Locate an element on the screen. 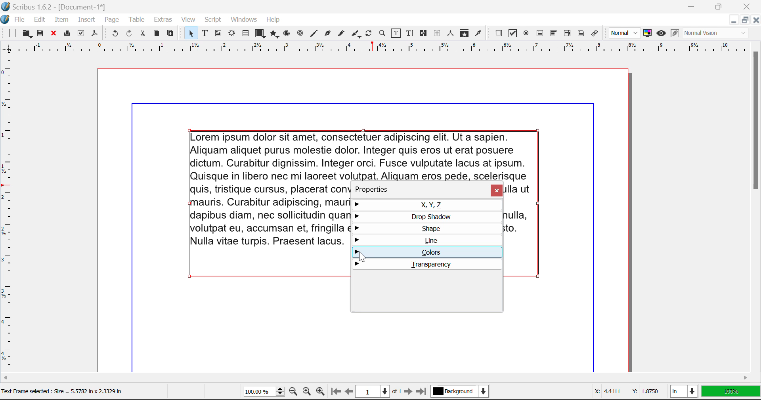  Shapes is located at coordinates (260, 34).